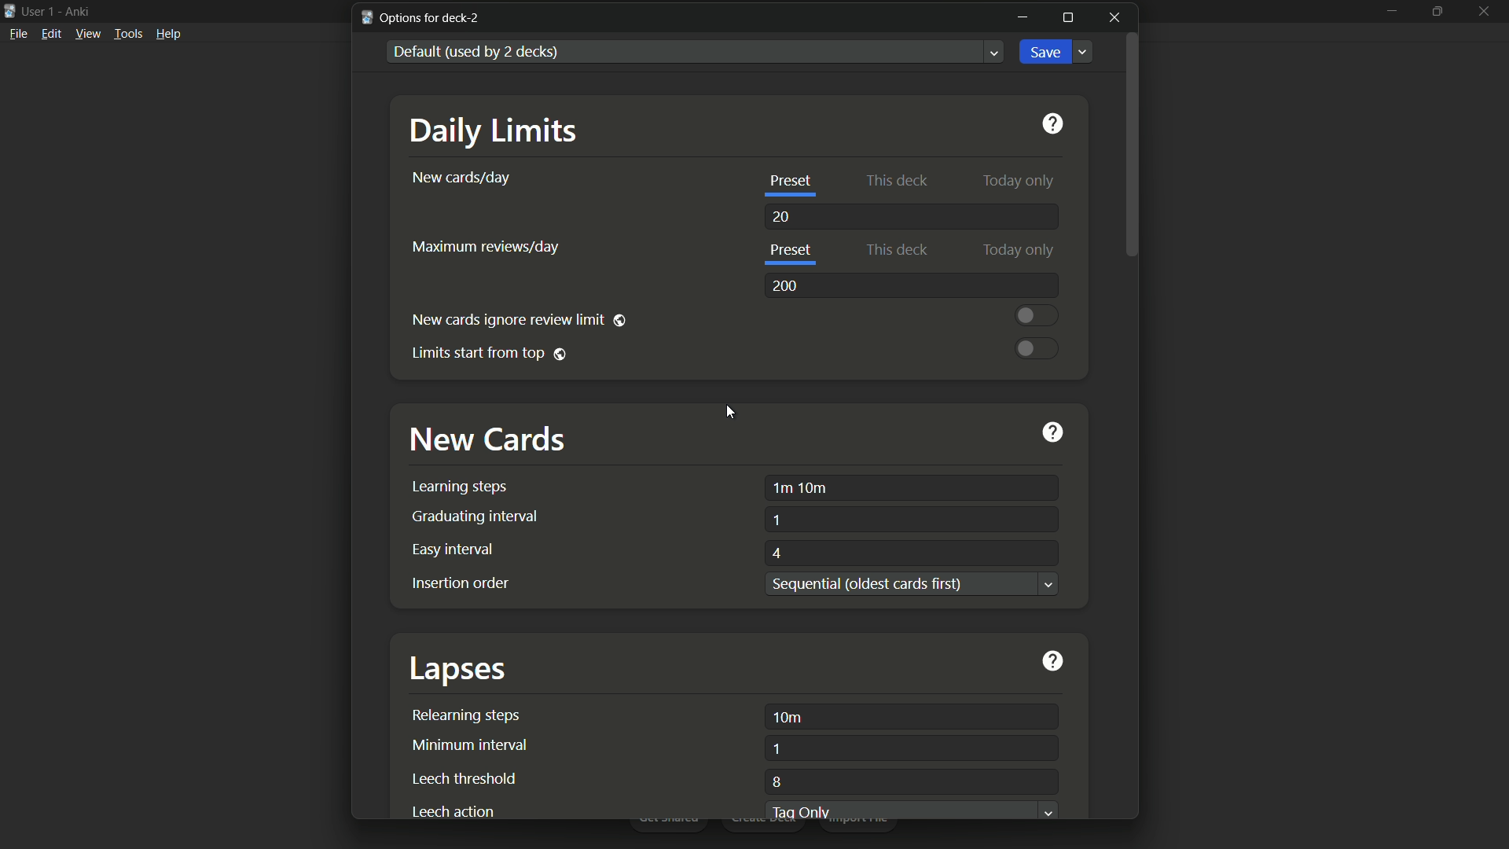 The height and width of the screenshot is (849, 1509). What do you see at coordinates (489, 353) in the screenshot?
I see `limit starts from top` at bounding box center [489, 353].